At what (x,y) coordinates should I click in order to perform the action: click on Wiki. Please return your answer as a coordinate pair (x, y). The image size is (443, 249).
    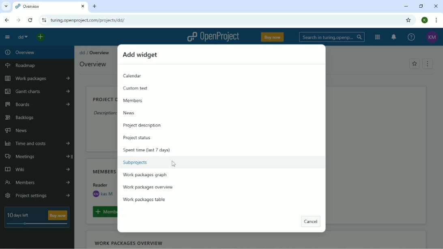
    Looking at the image, I should click on (37, 170).